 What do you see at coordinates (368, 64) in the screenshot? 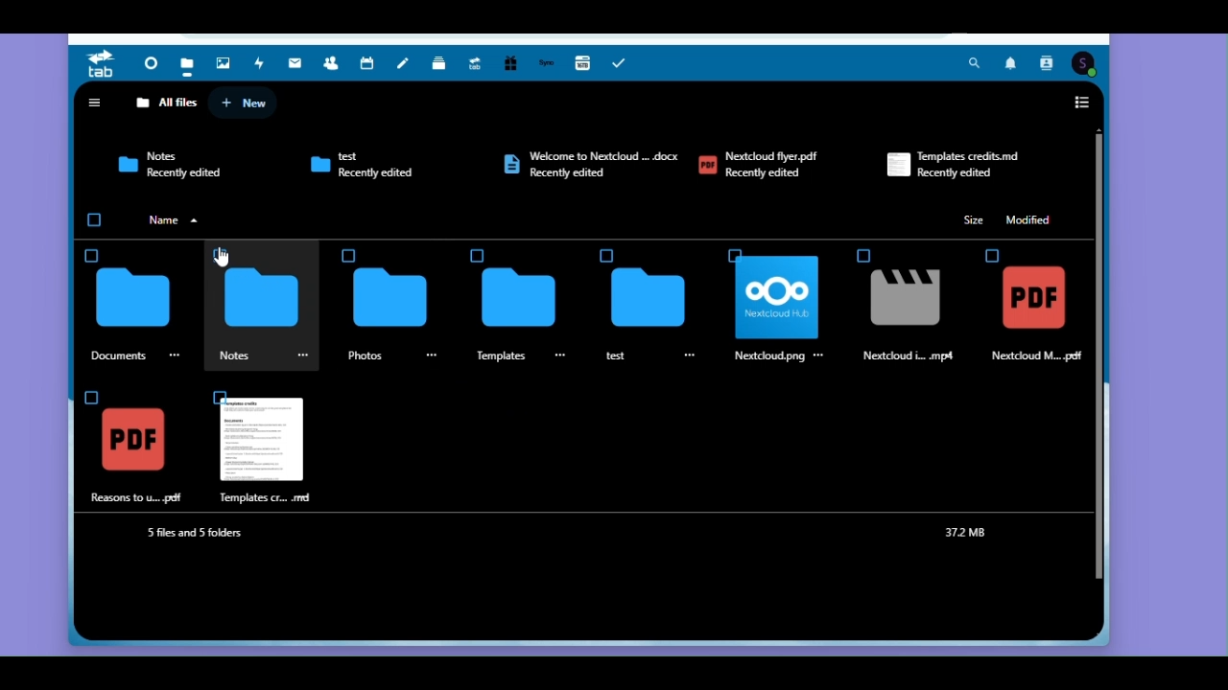
I see `Calendar` at bounding box center [368, 64].